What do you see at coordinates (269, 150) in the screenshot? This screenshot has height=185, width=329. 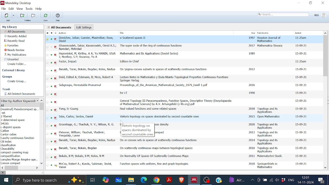 I see `Published in` at bounding box center [269, 150].